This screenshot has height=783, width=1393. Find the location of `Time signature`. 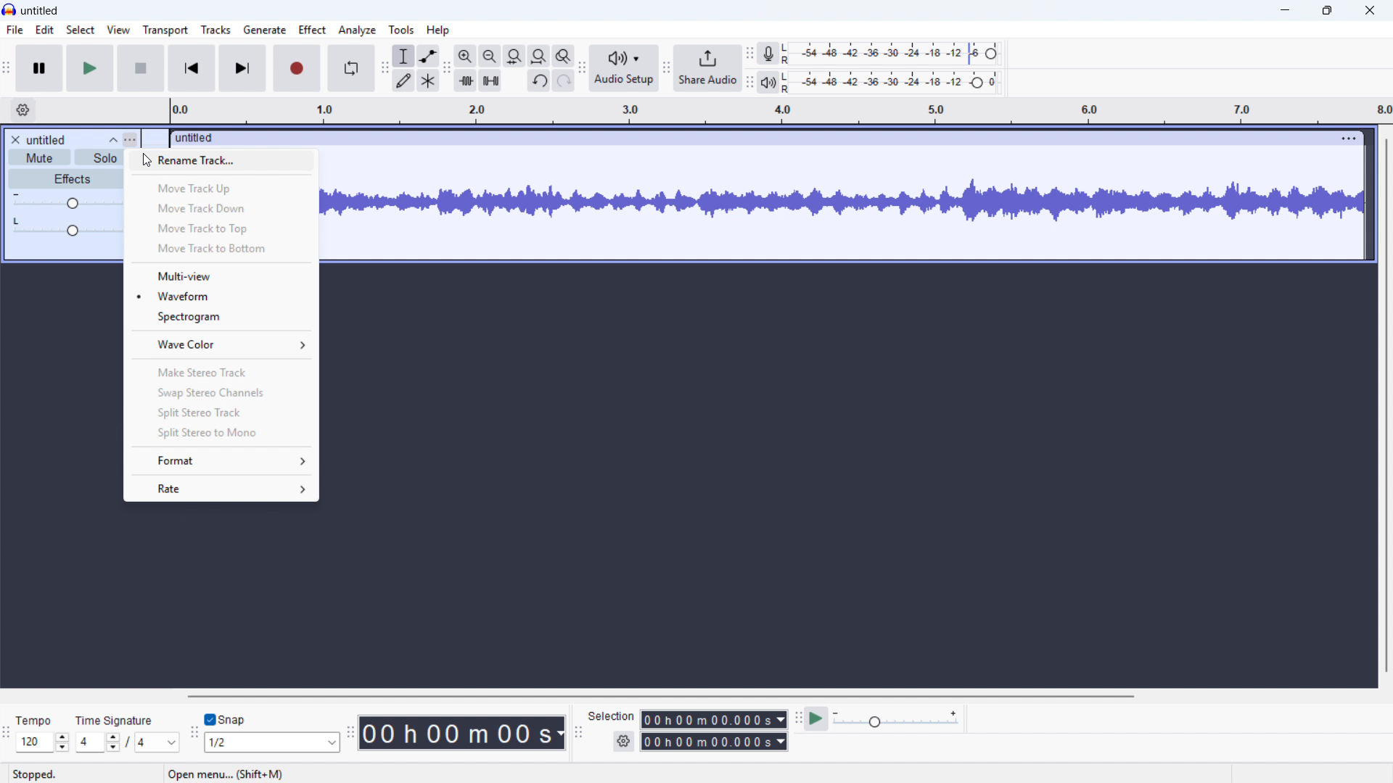

Time signature is located at coordinates (116, 719).